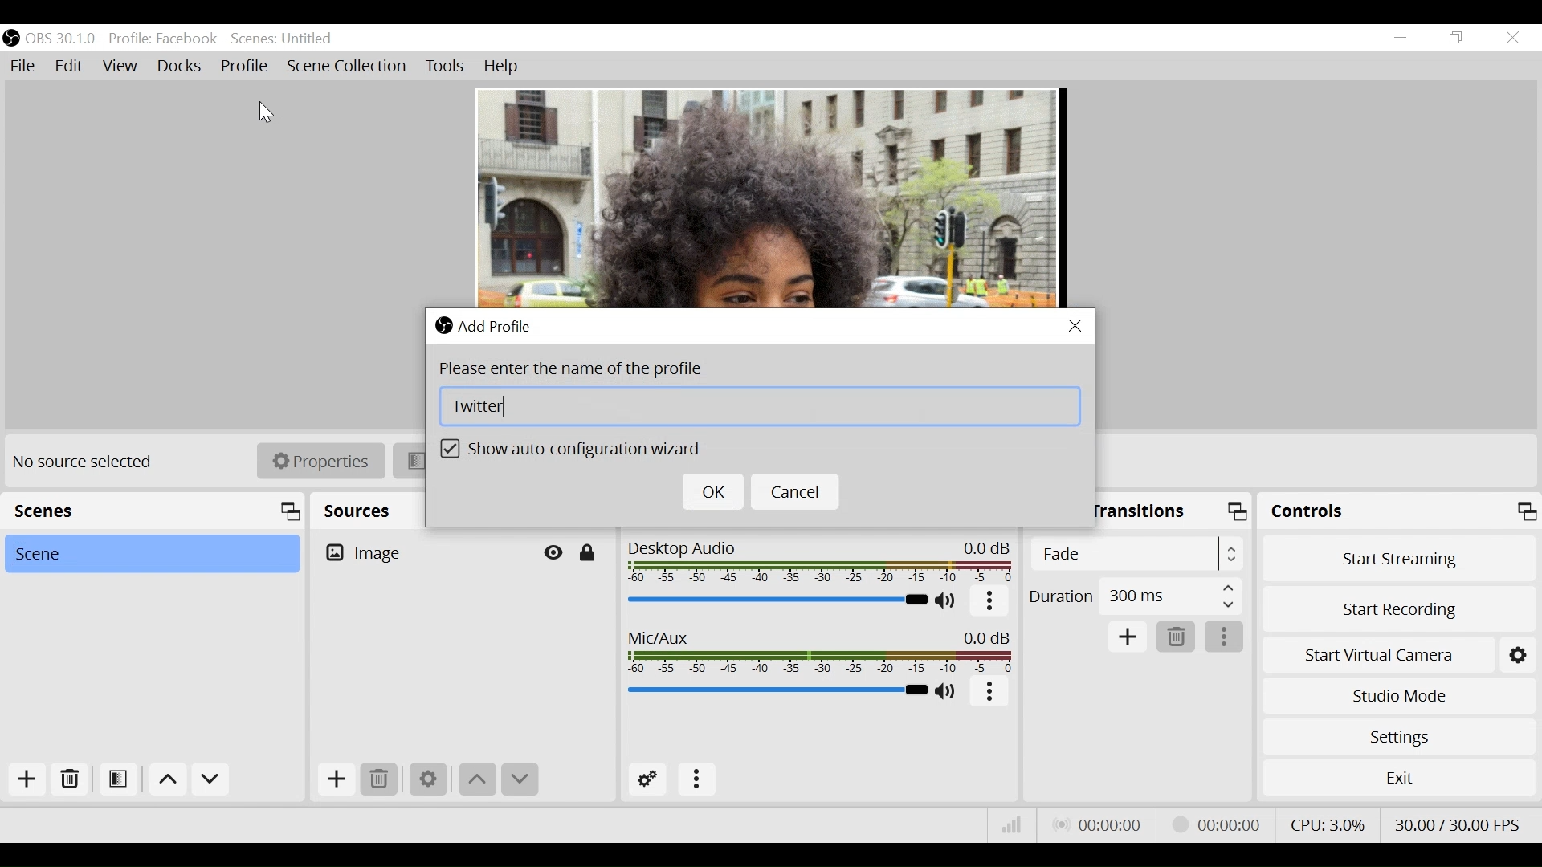 The width and height of the screenshot is (1542, 867). Describe the element at coordinates (1177, 636) in the screenshot. I see `Delete` at that location.